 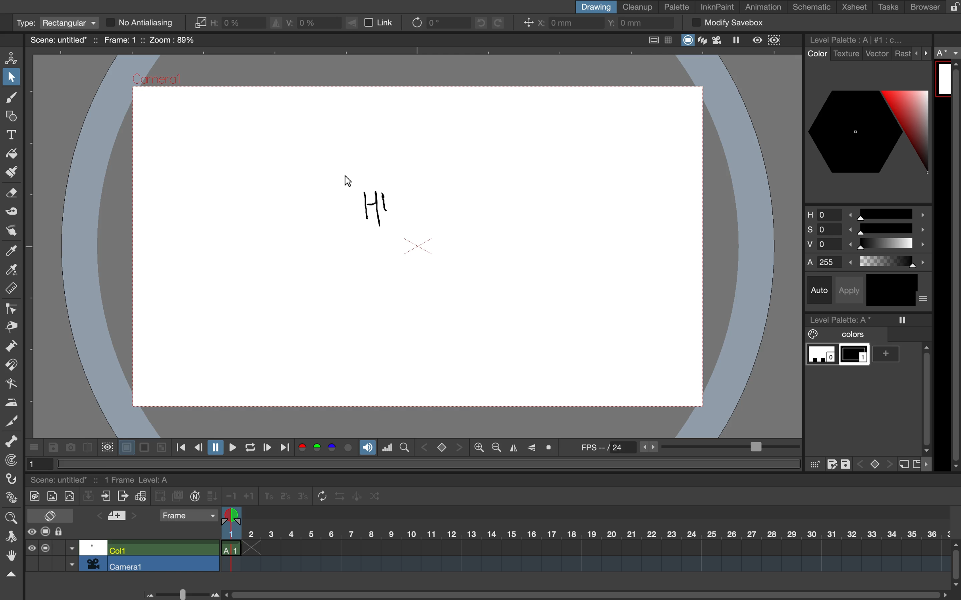 What do you see at coordinates (948, 53) in the screenshot?
I see `a` at bounding box center [948, 53].